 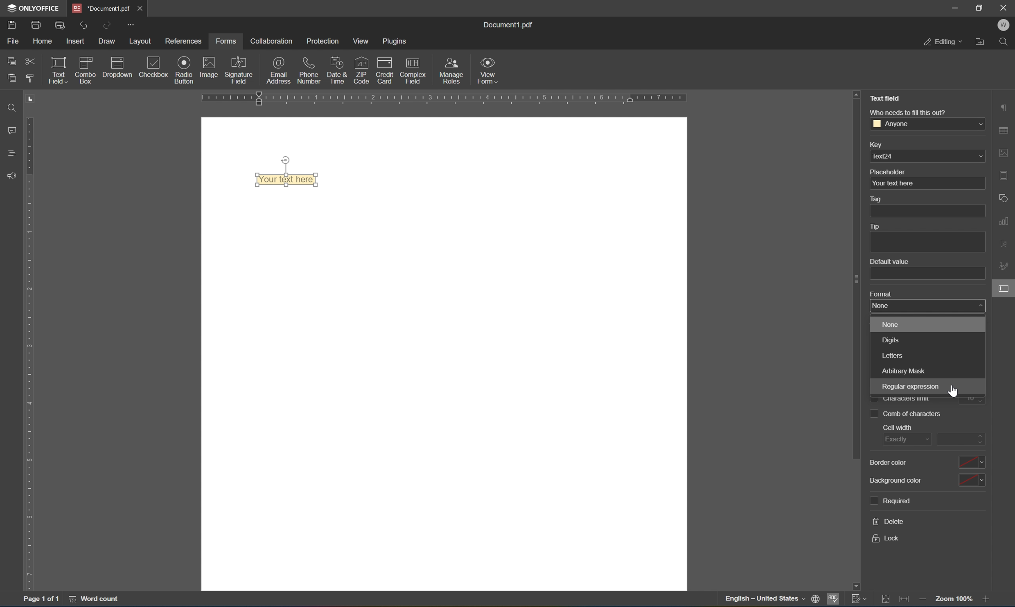 I want to click on minimize, so click(x=954, y=7).